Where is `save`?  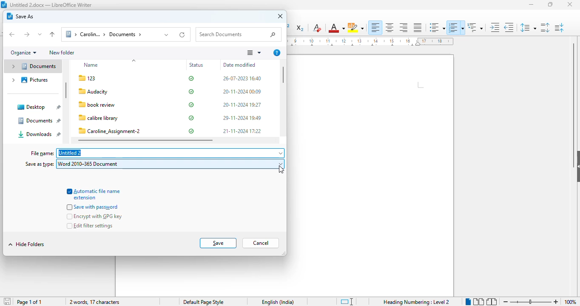 save is located at coordinates (218, 243).